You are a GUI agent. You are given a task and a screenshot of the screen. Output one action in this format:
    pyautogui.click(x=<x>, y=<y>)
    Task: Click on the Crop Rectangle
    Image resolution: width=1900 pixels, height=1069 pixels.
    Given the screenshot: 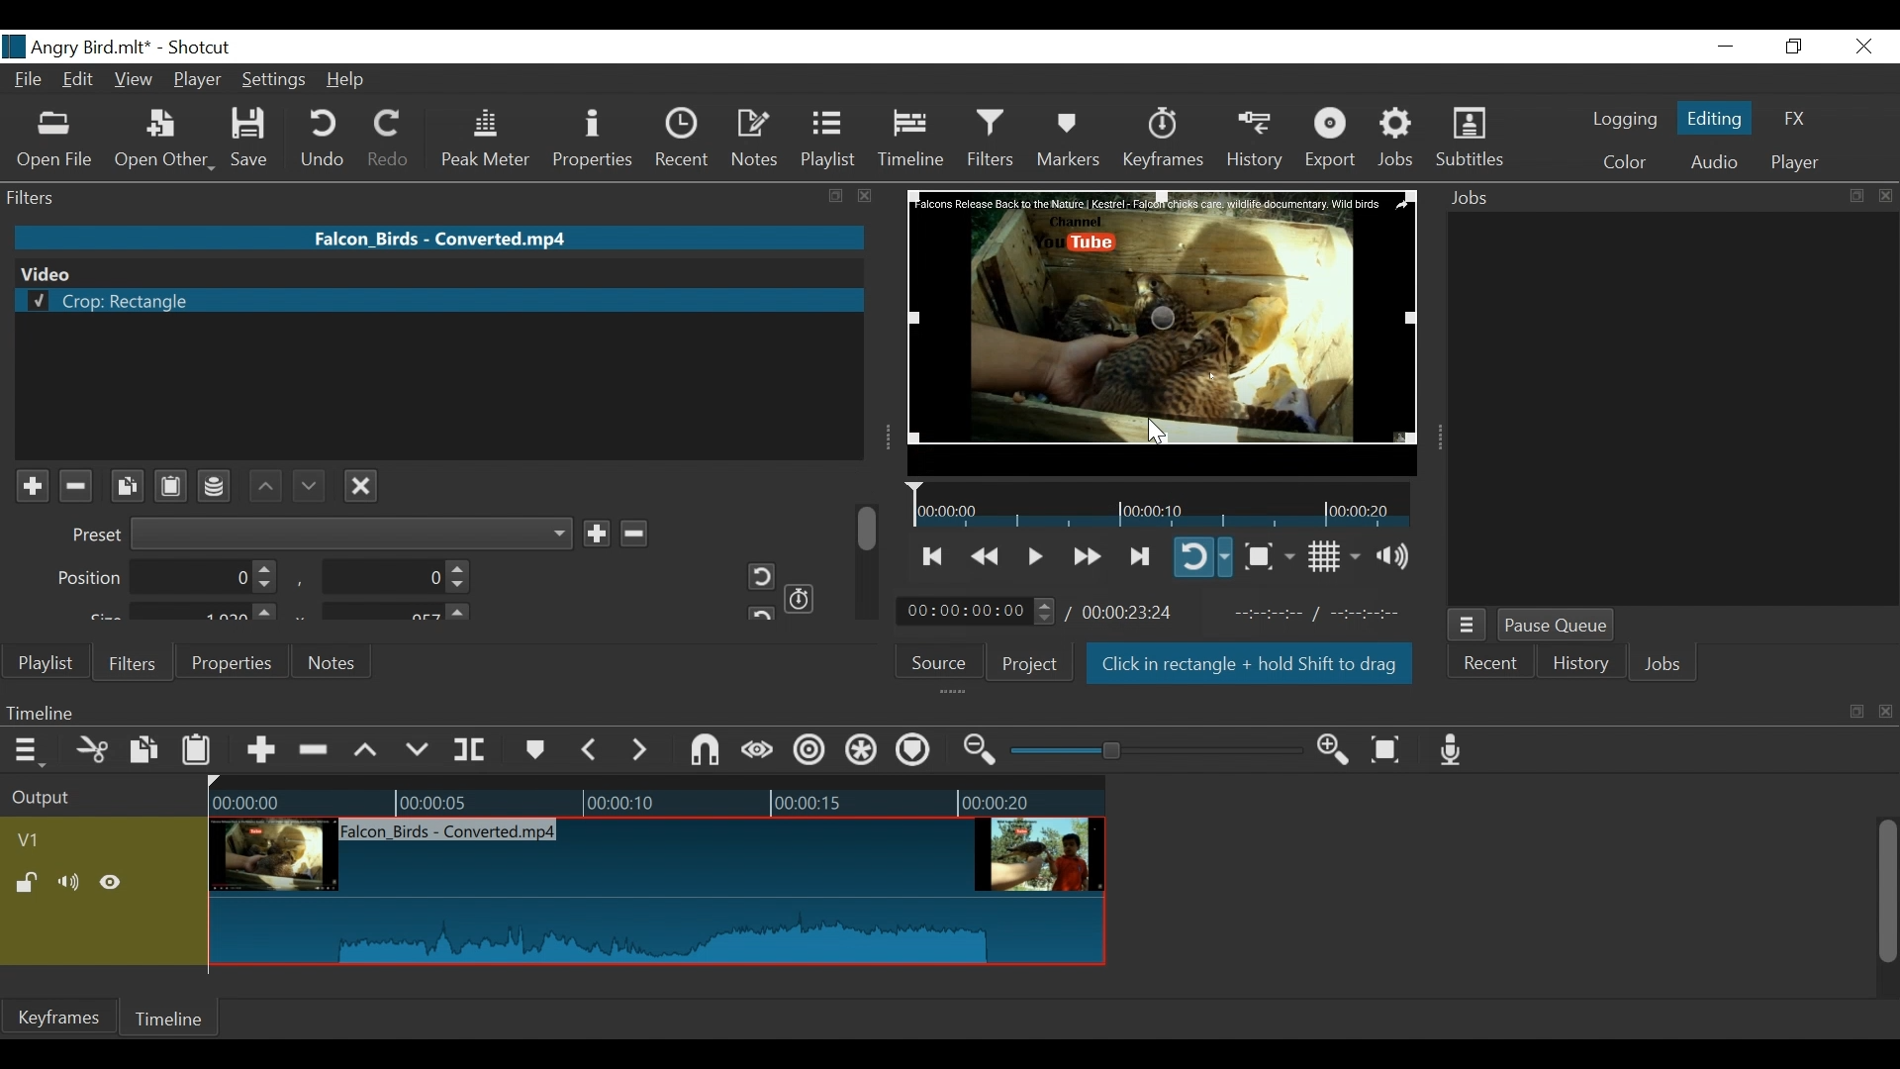 What is the action you would take?
    pyautogui.click(x=438, y=302)
    